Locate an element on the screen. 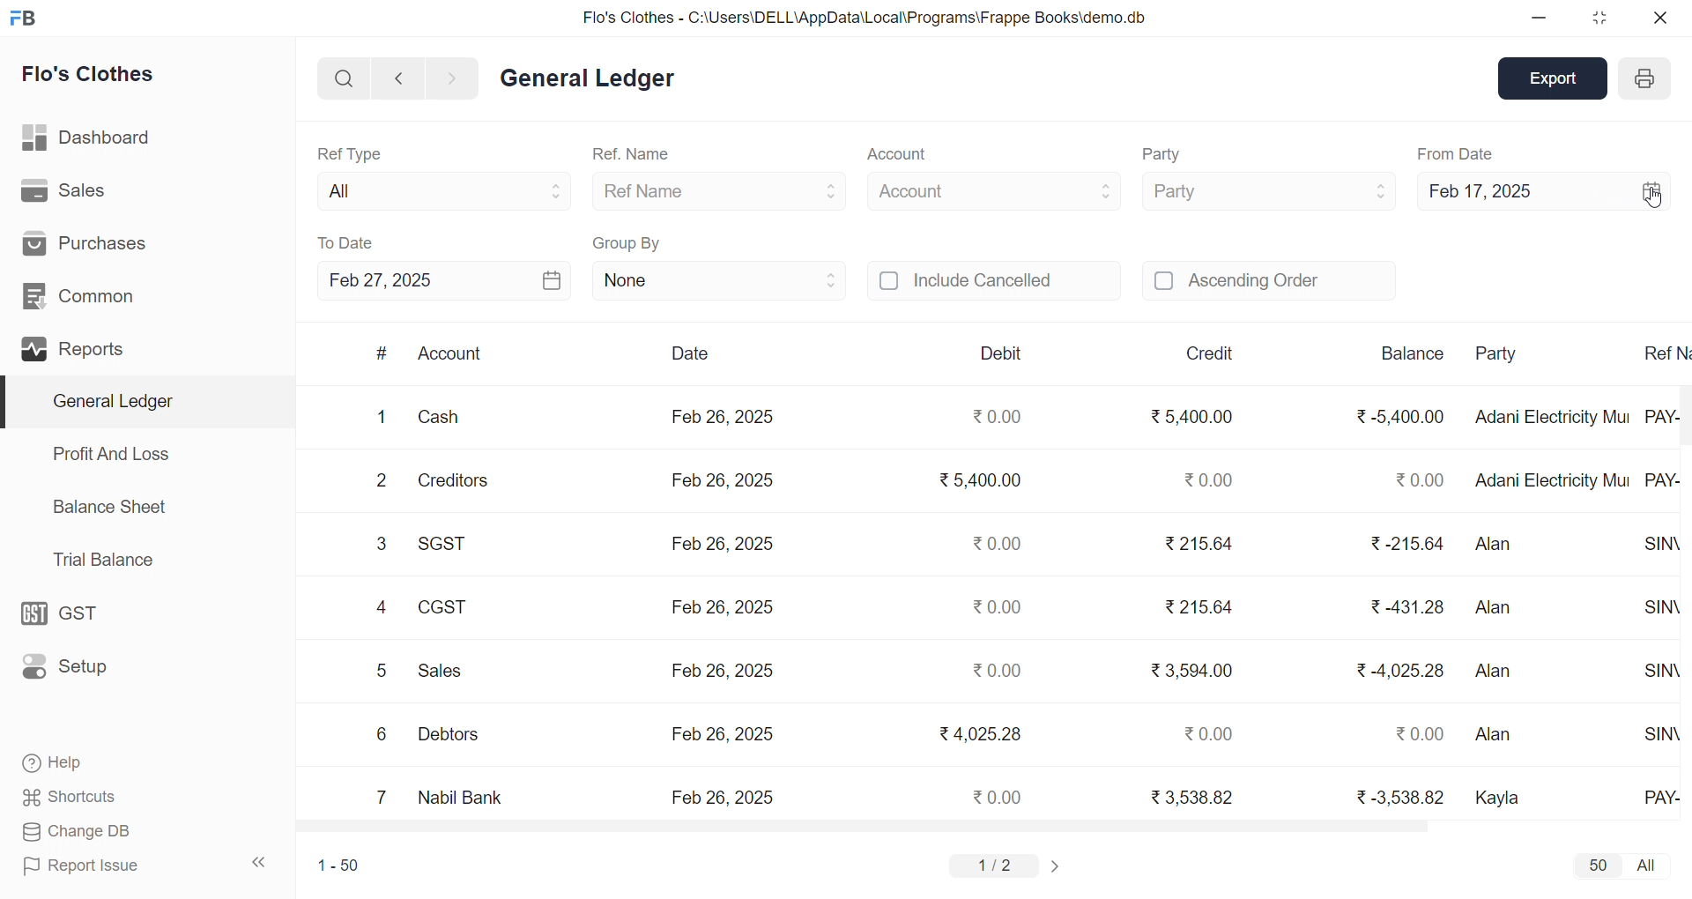 The height and width of the screenshot is (899, 1692). Party is located at coordinates (1267, 189).